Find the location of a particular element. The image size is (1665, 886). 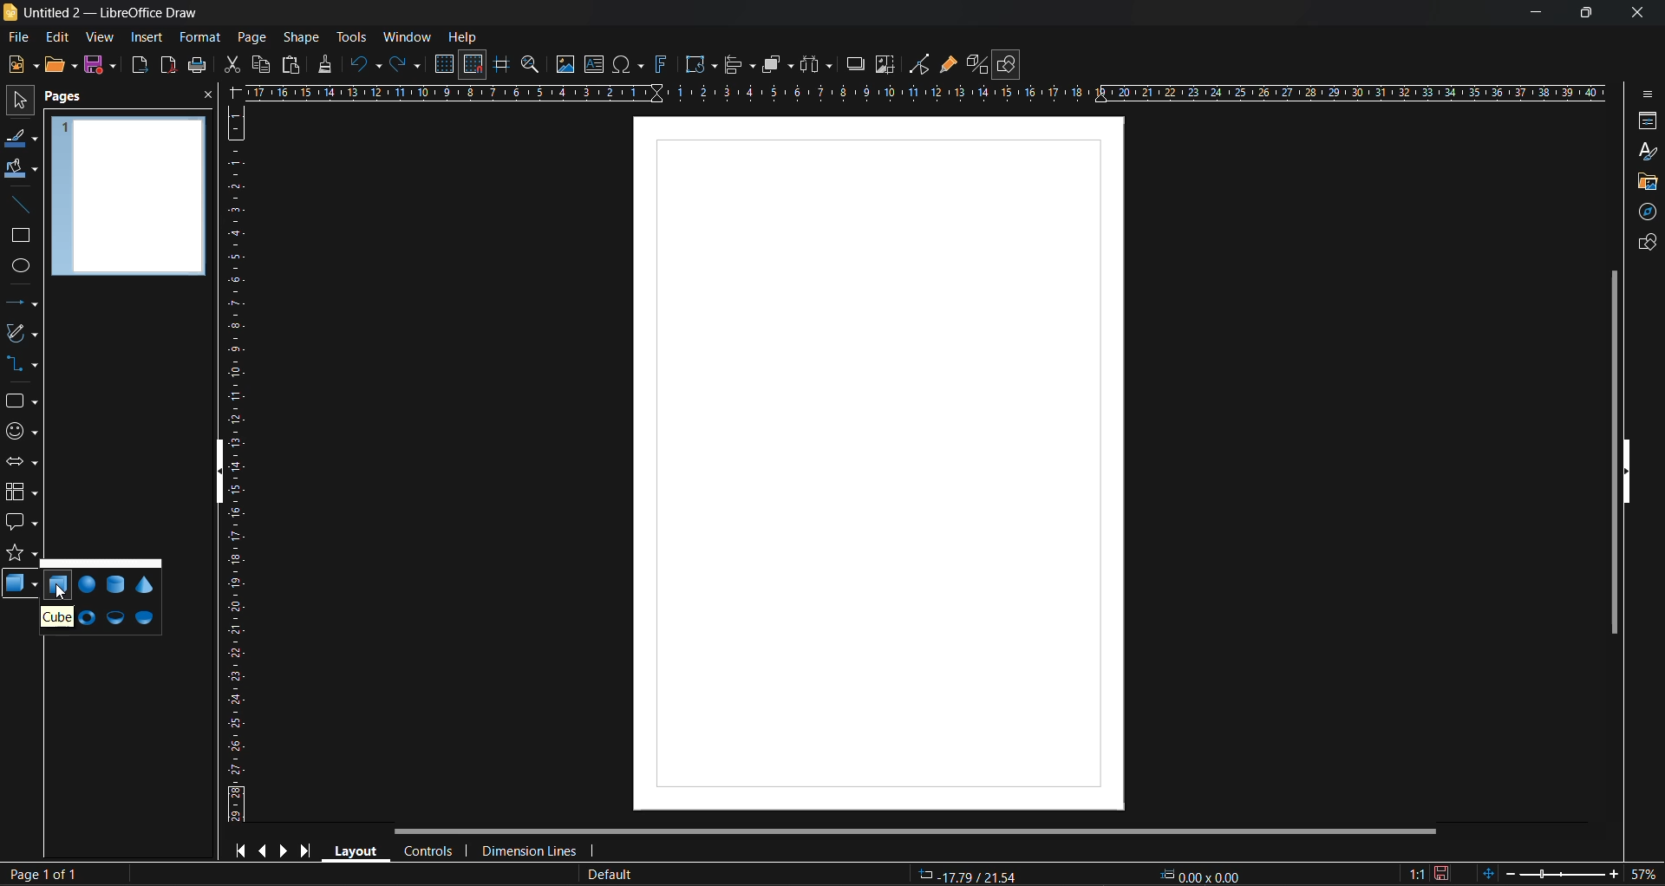

tooltip is located at coordinates (58, 617).